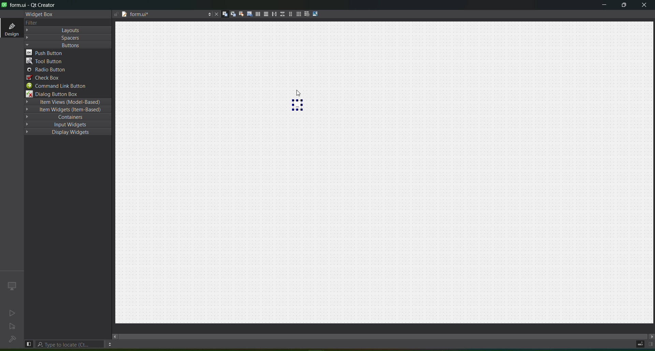 The width and height of the screenshot is (655, 351). What do you see at coordinates (12, 285) in the screenshot?
I see `icon` at bounding box center [12, 285].